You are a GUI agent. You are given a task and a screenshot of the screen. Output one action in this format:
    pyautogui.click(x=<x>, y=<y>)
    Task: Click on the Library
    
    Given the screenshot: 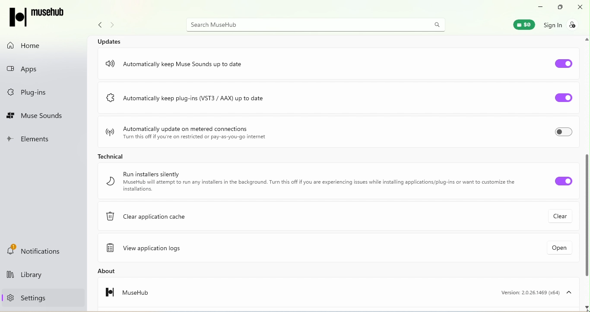 What is the action you would take?
    pyautogui.click(x=39, y=276)
    